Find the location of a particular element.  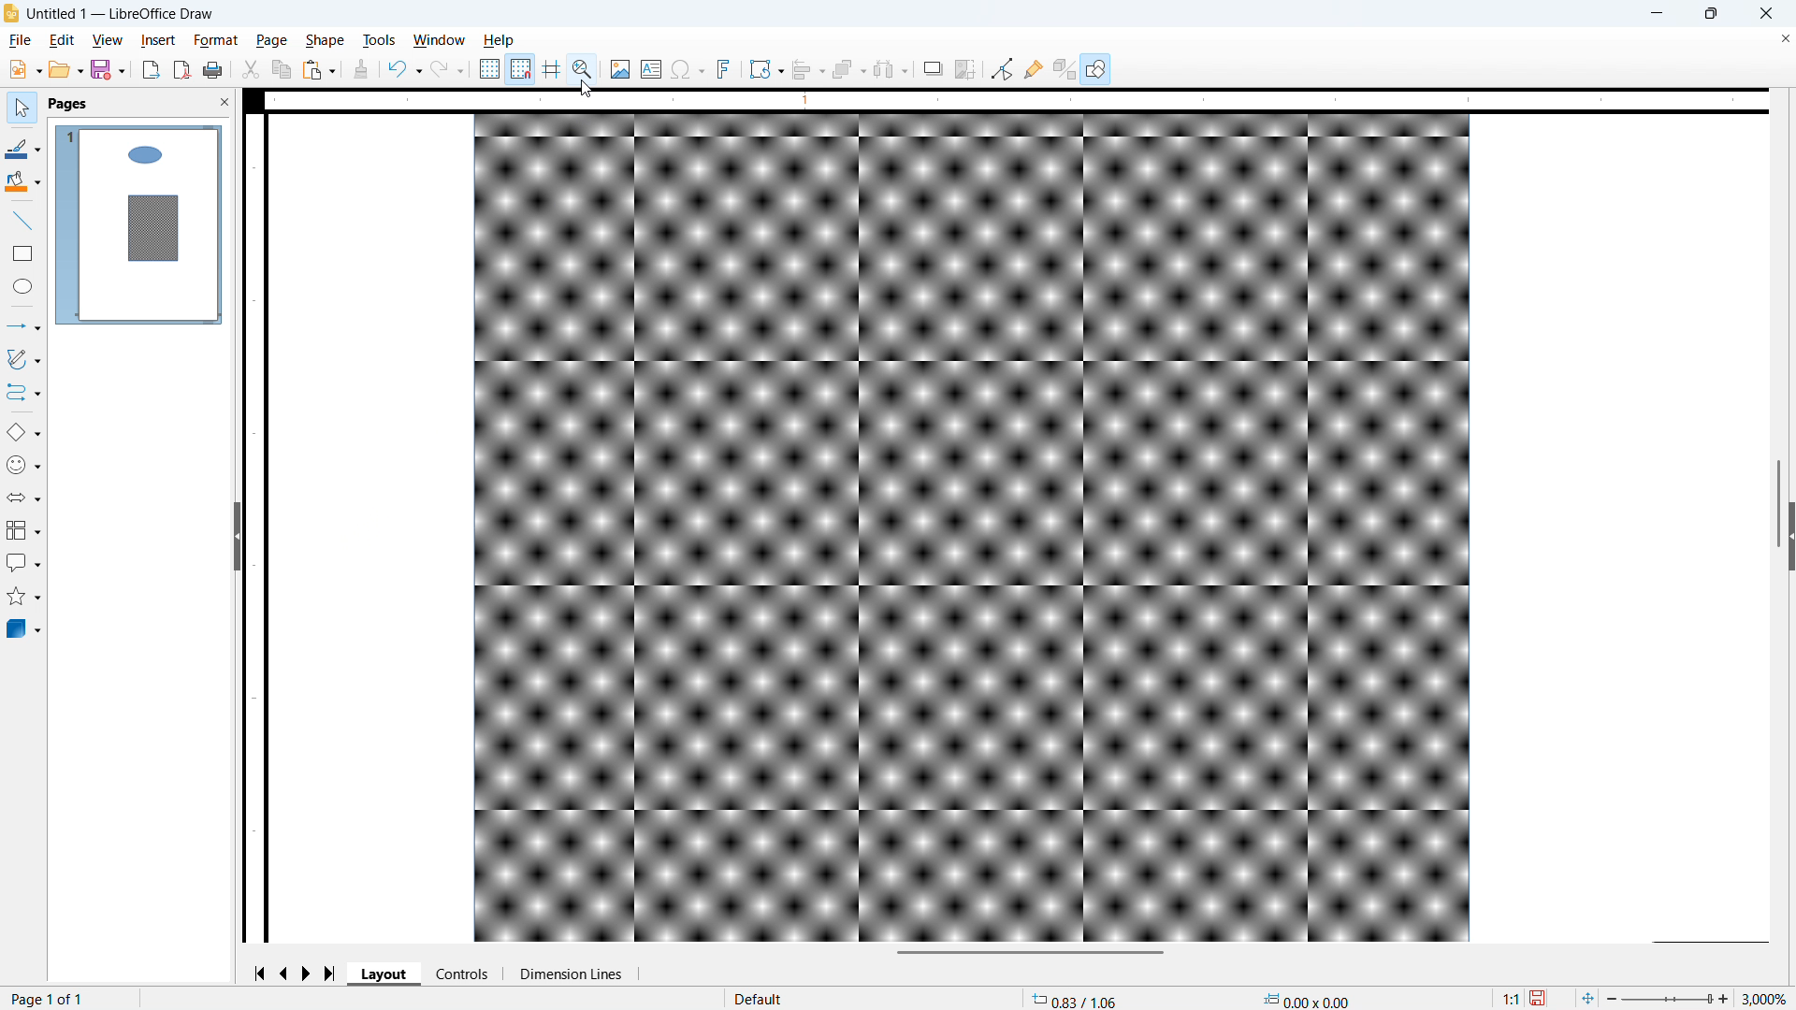

Rectangle  is located at coordinates (23, 253).